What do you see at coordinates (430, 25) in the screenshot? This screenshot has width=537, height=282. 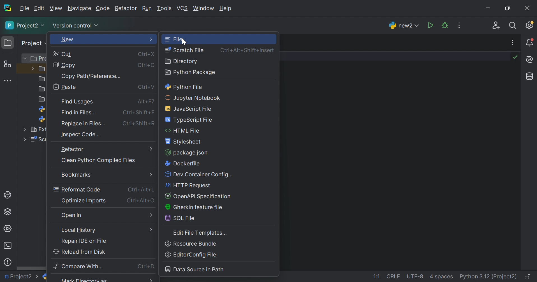 I see `Run` at bounding box center [430, 25].